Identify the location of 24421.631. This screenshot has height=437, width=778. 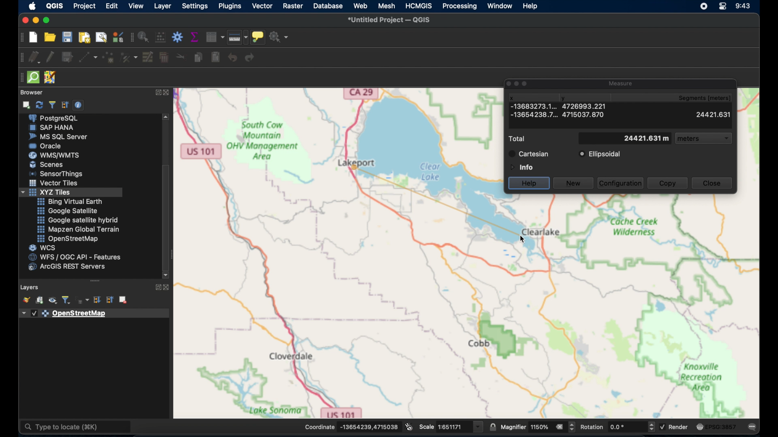
(714, 115).